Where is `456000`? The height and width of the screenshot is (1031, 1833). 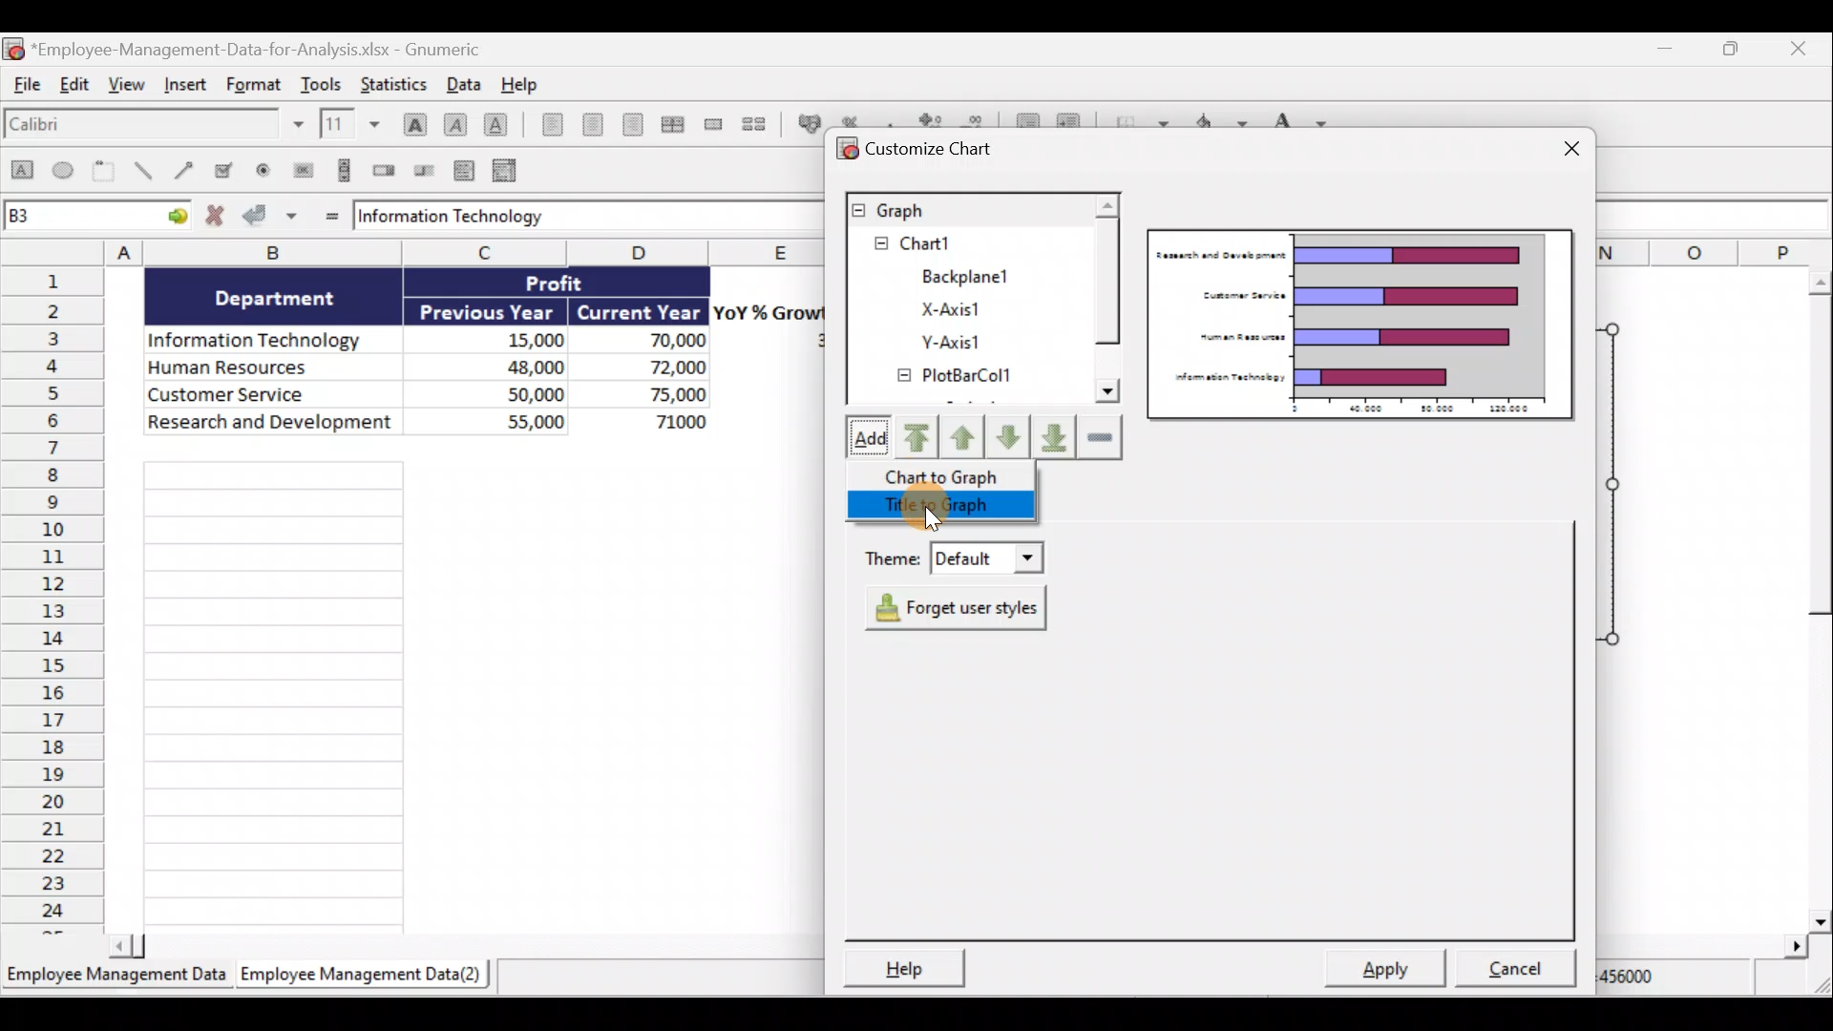
456000 is located at coordinates (1654, 978).